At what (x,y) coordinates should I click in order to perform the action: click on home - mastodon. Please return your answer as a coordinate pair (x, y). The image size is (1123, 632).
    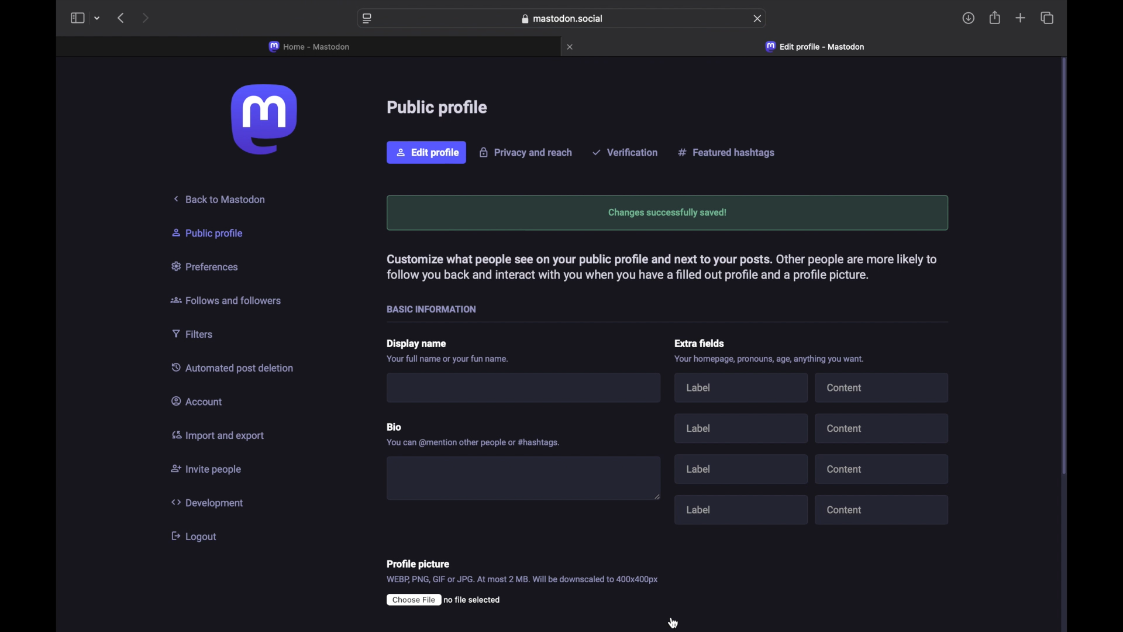
    Looking at the image, I should click on (309, 46).